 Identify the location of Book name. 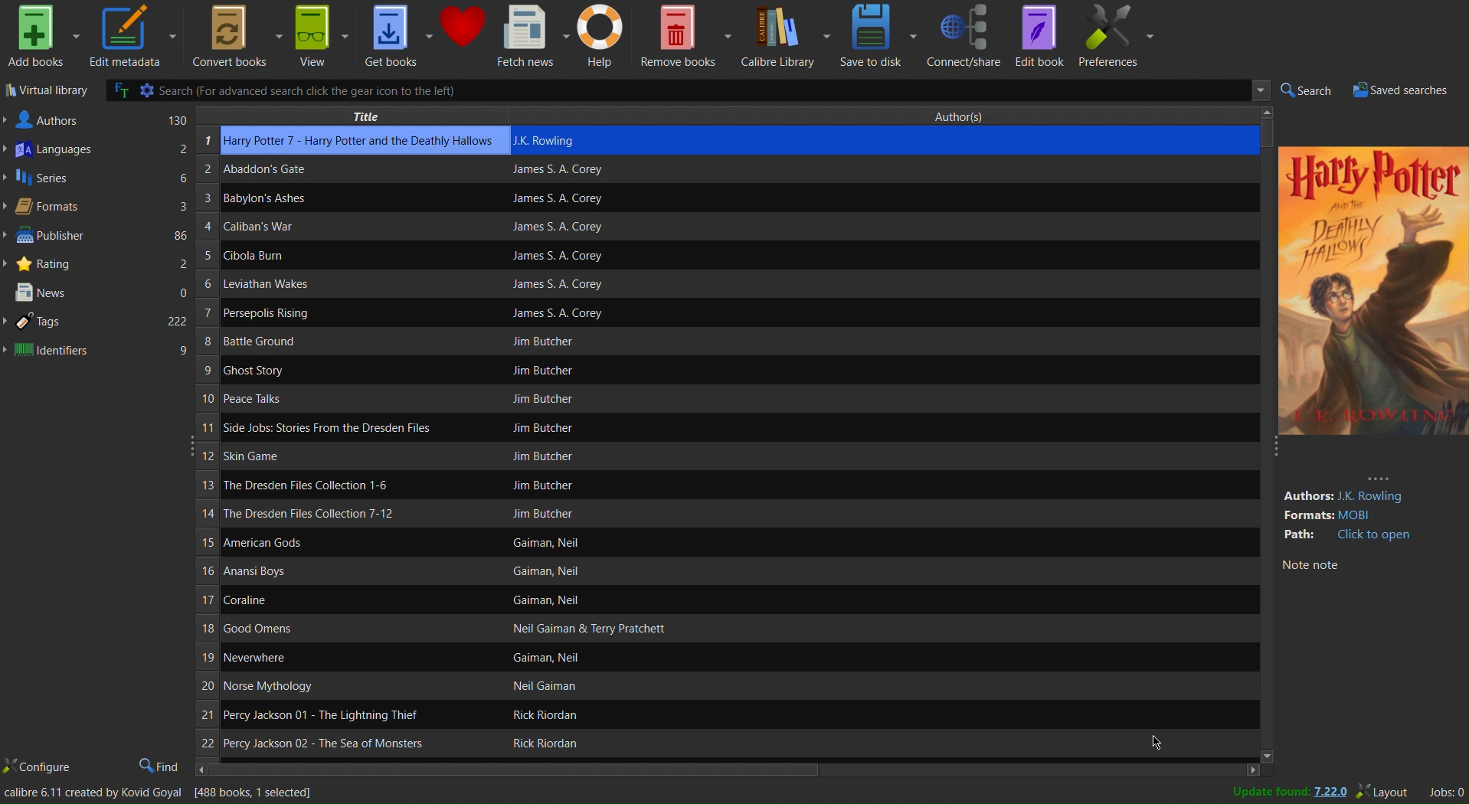
(339, 512).